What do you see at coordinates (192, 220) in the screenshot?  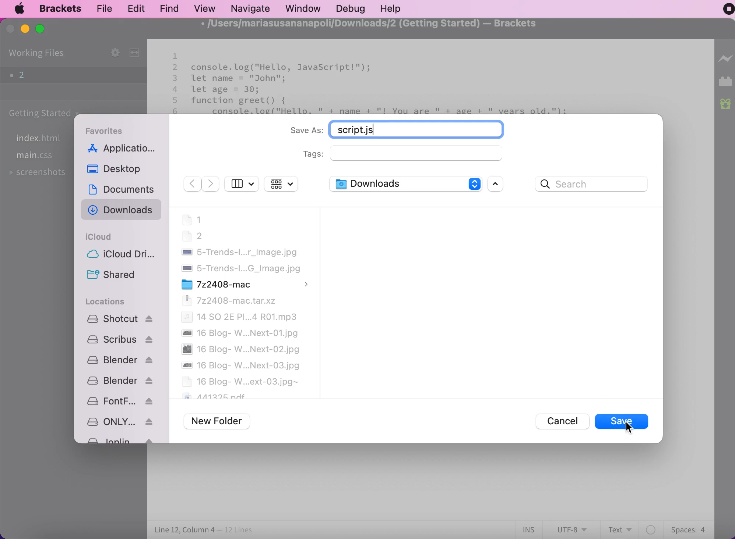 I see `1` at bounding box center [192, 220].